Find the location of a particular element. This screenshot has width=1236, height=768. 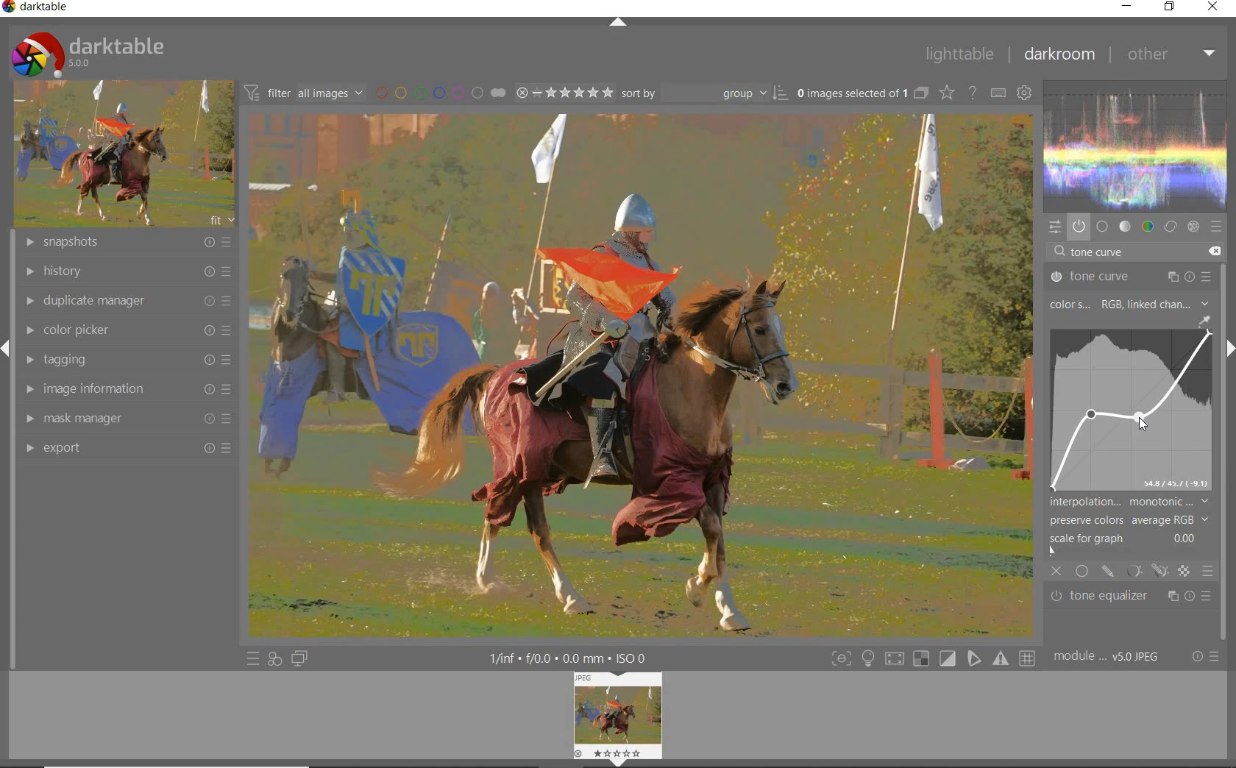

mask options is located at coordinates (1145, 571).